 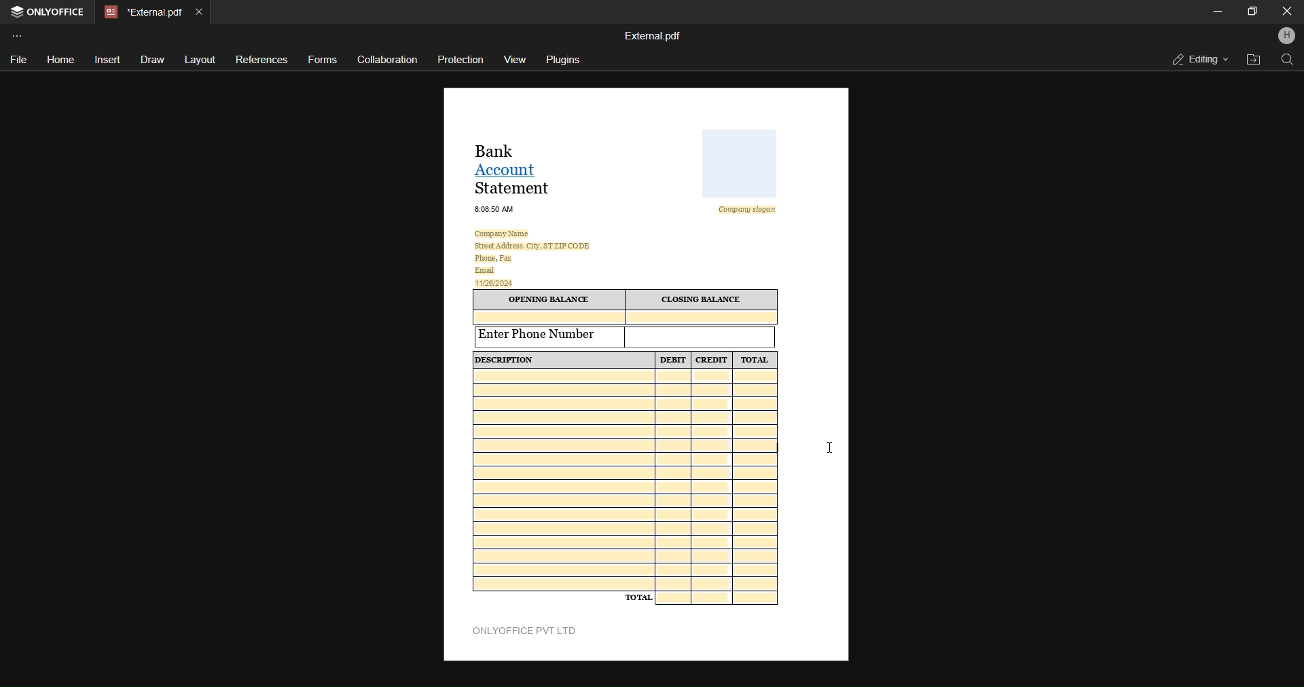 What do you see at coordinates (532, 246) in the screenshot?
I see `‘Street Address. City, ST ZIP CODE` at bounding box center [532, 246].